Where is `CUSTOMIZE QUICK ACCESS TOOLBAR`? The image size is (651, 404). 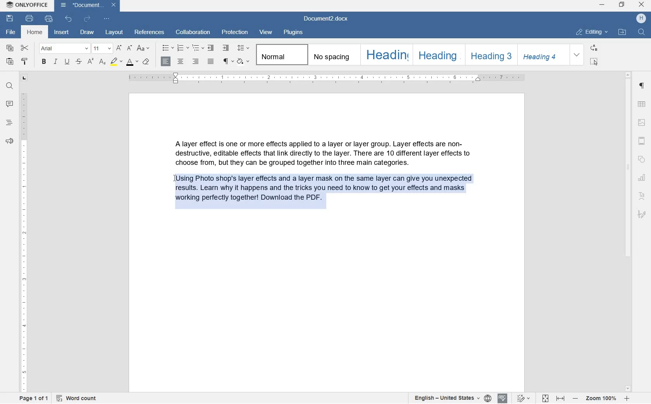
CUSTOMIZE QUICK ACCESS TOOLBAR is located at coordinates (108, 19).